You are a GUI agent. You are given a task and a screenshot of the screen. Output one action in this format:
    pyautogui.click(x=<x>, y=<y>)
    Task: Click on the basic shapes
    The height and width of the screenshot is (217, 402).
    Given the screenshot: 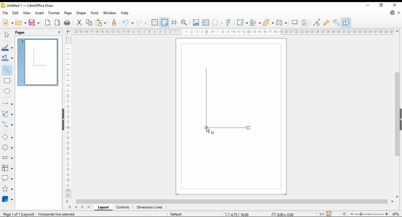 What is the action you would take?
    pyautogui.click(x=7, y=137)
    